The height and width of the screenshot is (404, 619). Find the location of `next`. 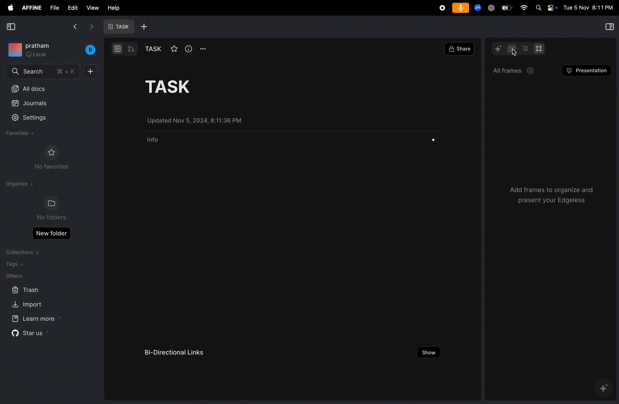

next is located at coordinates (93, 27).